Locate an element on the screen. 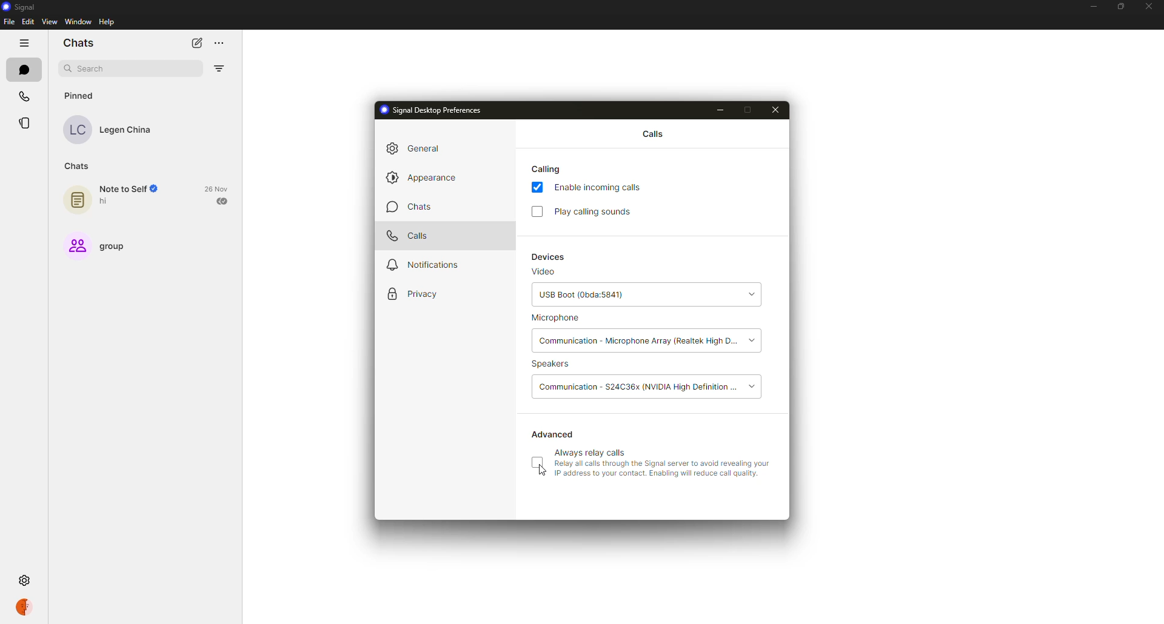 This screenshot has width=1164, height=624. filter is located at coordinates (219, 70).